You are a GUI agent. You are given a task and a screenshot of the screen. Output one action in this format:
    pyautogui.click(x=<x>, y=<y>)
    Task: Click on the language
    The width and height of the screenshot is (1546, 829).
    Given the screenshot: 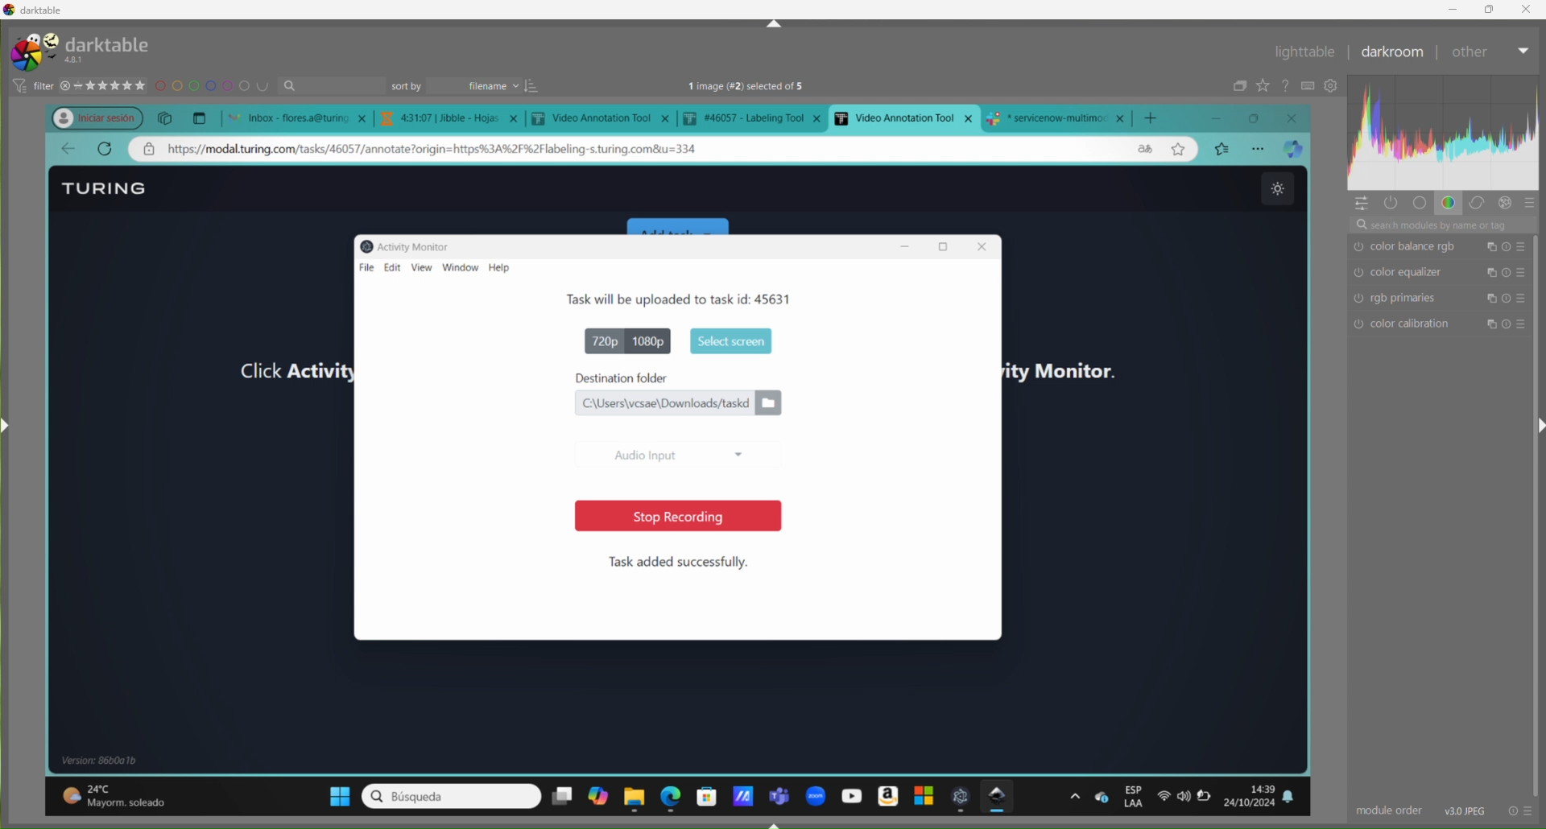 What is the action you would take?
    pyautogui.click(x=1142, y=149)
    